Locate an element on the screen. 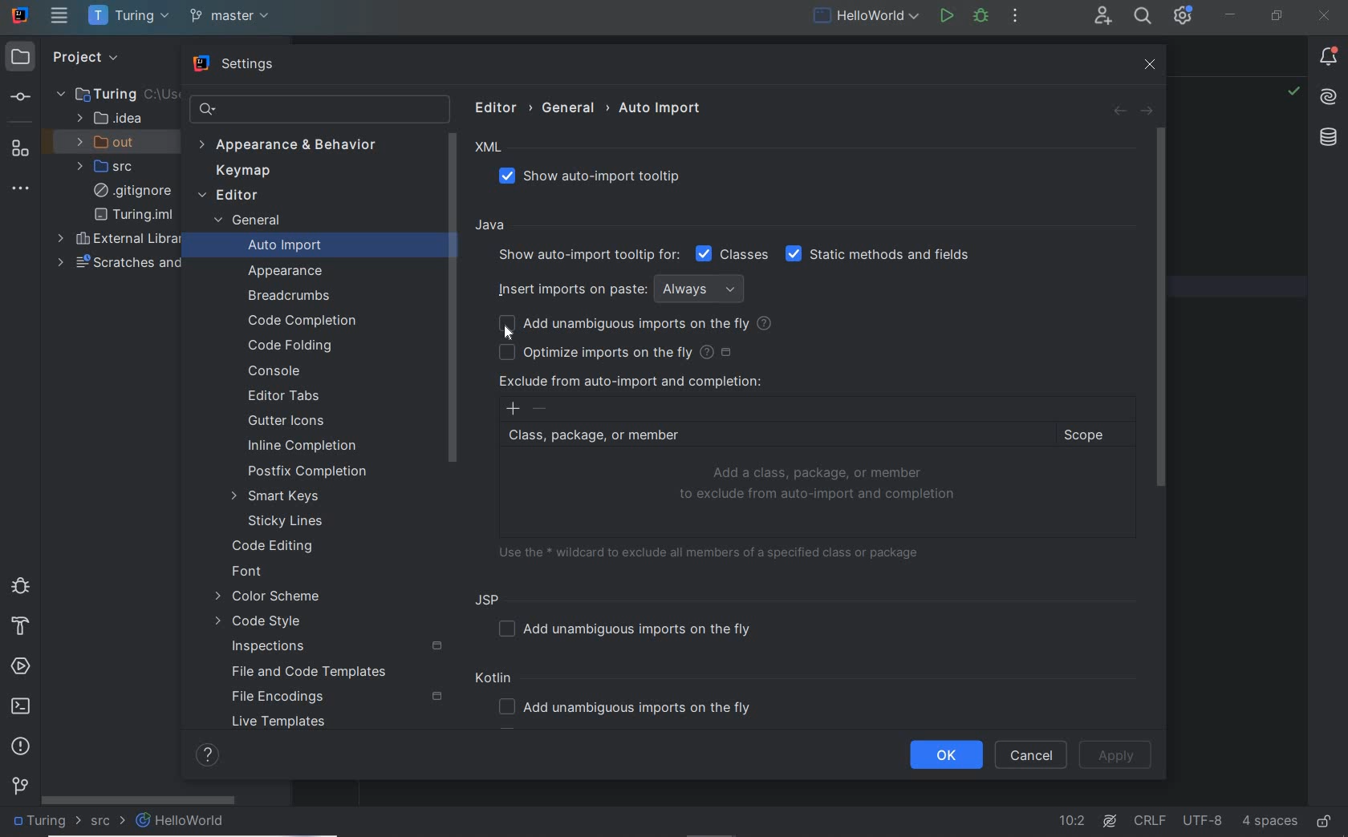  SETTINGS is located at coordinates (236, 66).